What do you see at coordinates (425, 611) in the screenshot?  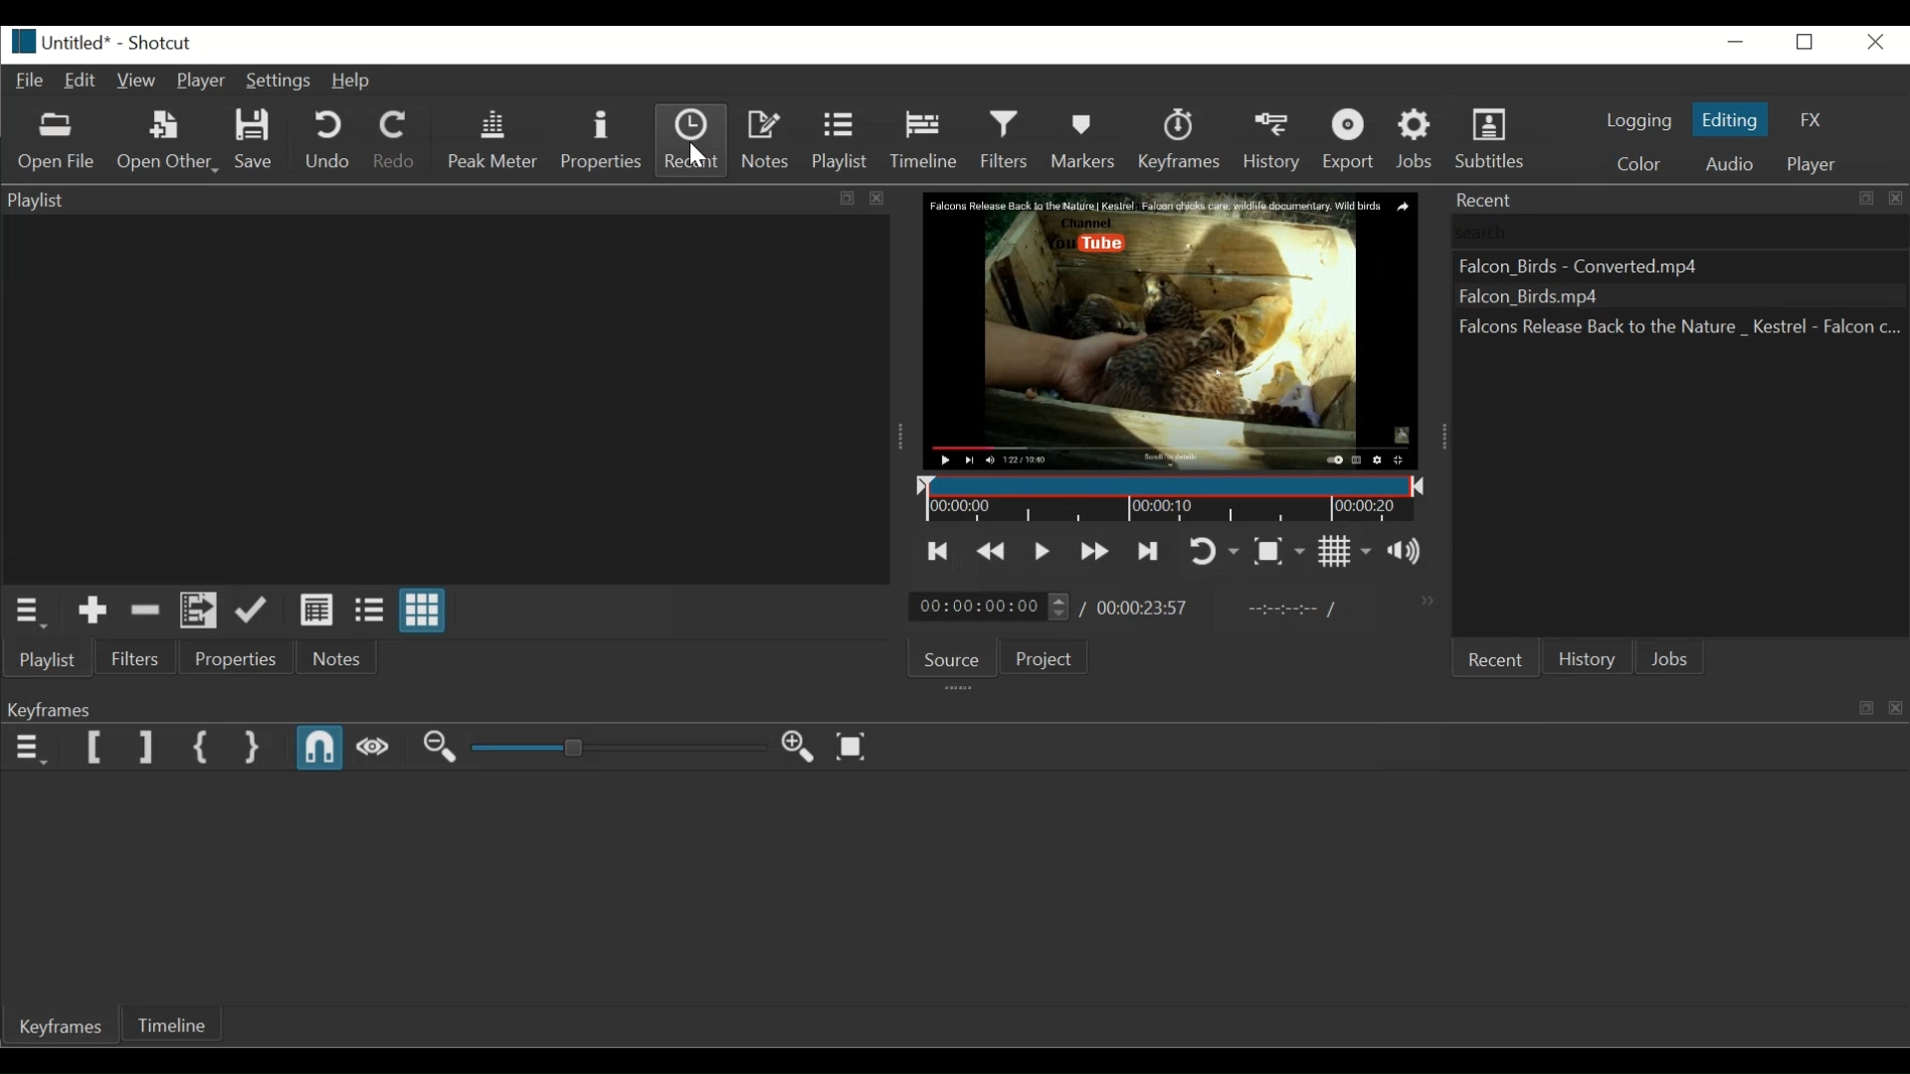 I see `View as icons` at bounding box center [425, 611].